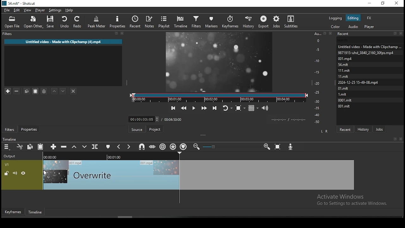 The height and width of the screenshot is (228, 405). What do you see at coordinates (119, 147) in the screenshot?
I see `previous marker` at bounding box center [119, 147].